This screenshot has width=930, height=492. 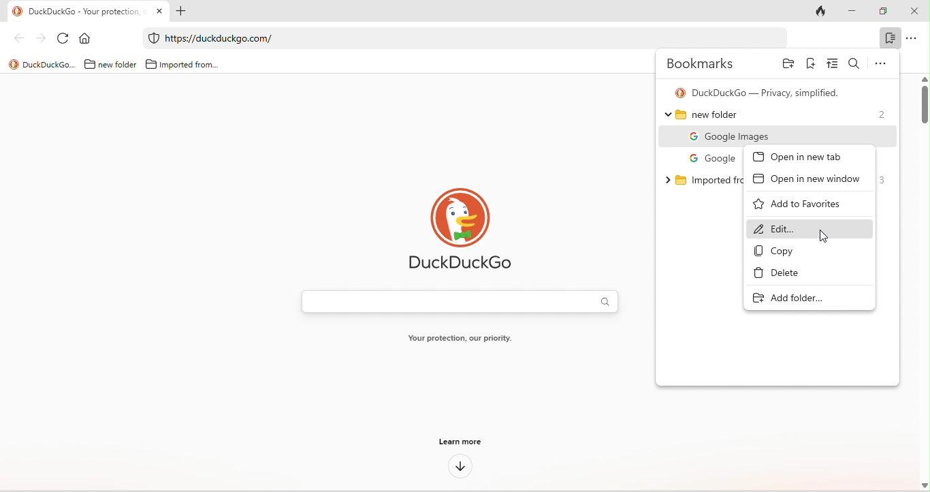 I want to click on search bar, so click(x=456, y=301).